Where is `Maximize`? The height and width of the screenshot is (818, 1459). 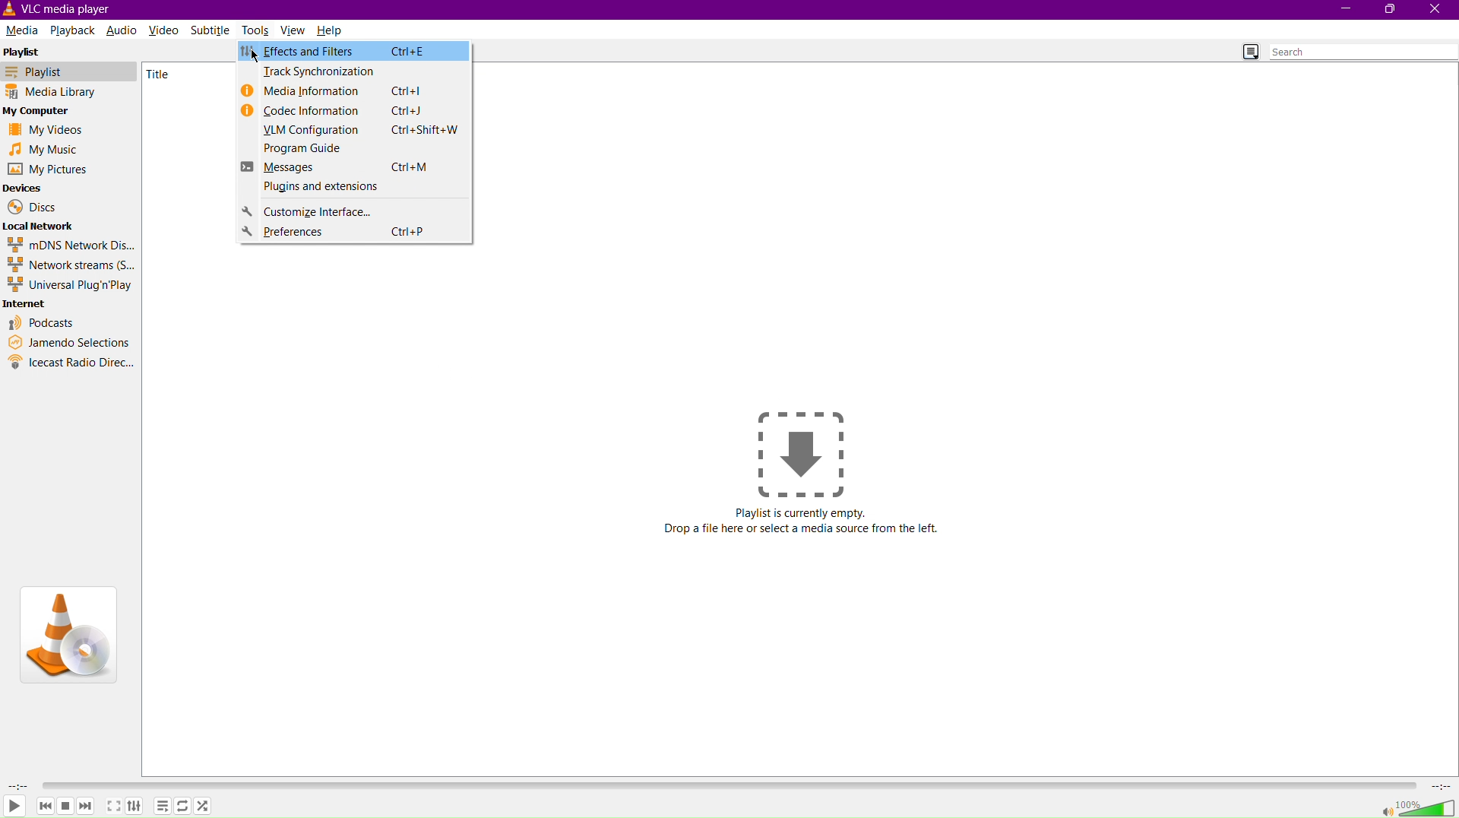 Maximize is located at coordinates (114, 805).